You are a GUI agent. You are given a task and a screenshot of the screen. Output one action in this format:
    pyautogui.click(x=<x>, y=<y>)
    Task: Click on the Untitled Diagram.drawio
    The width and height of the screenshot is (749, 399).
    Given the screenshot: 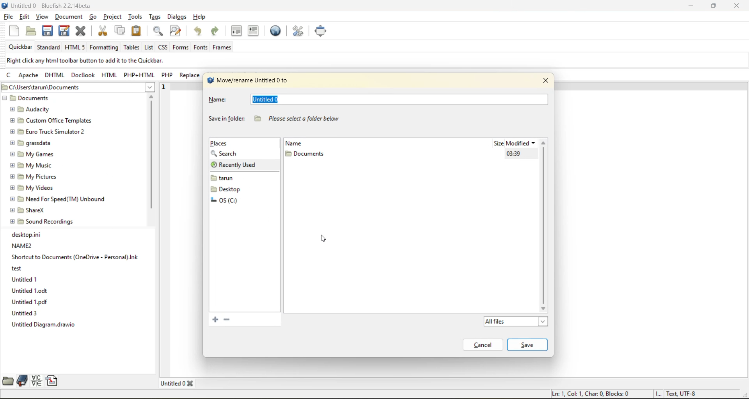 What is the action you would take?
    pyautogui.click(x=45, y=324)
    